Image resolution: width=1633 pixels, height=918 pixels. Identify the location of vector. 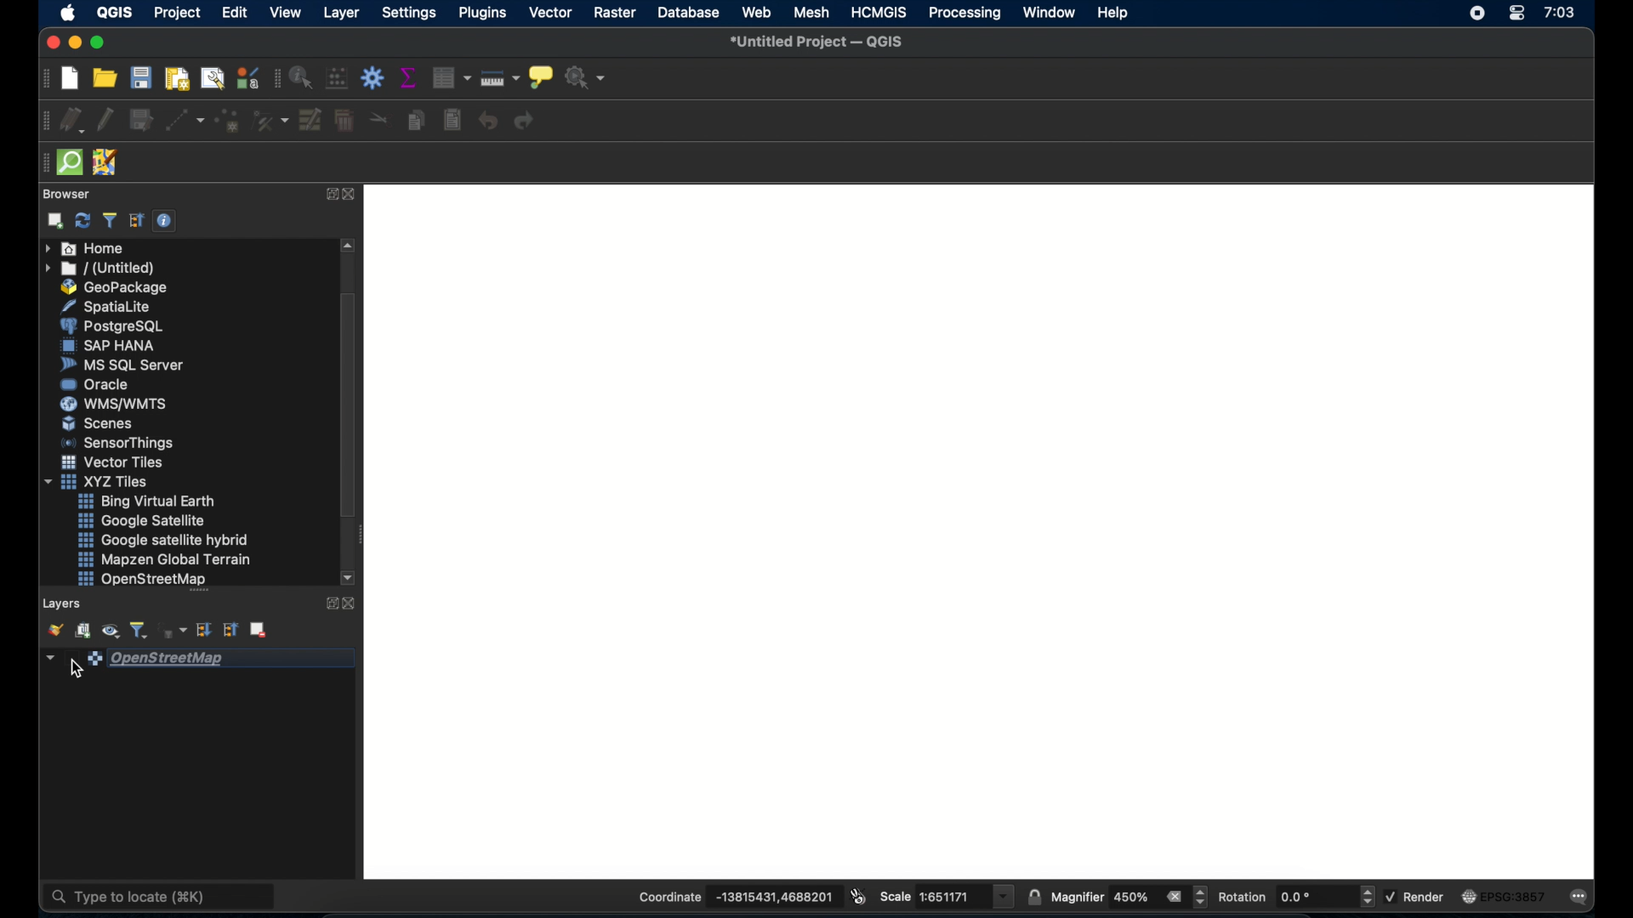
(552, 14).